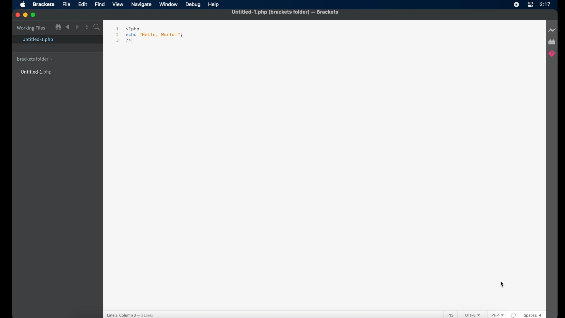 This screenshot has height=318, width=565. What do you see at coordinates (551, 54) in the screenshot?
I see `brackets git extension` at bounding box center [551, 54].